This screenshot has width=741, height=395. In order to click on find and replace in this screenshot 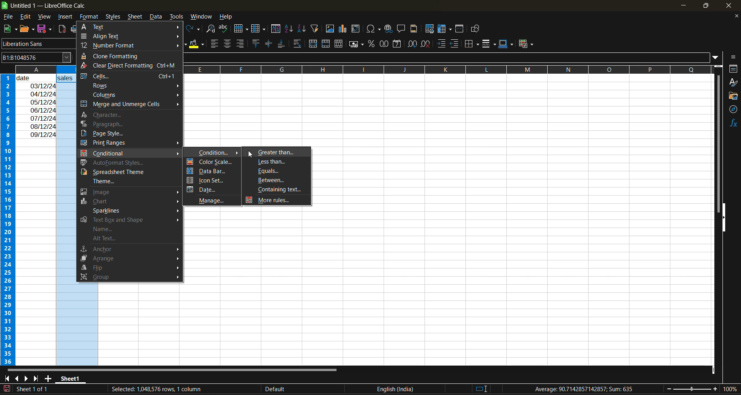, I will do `click(213, 30)`.